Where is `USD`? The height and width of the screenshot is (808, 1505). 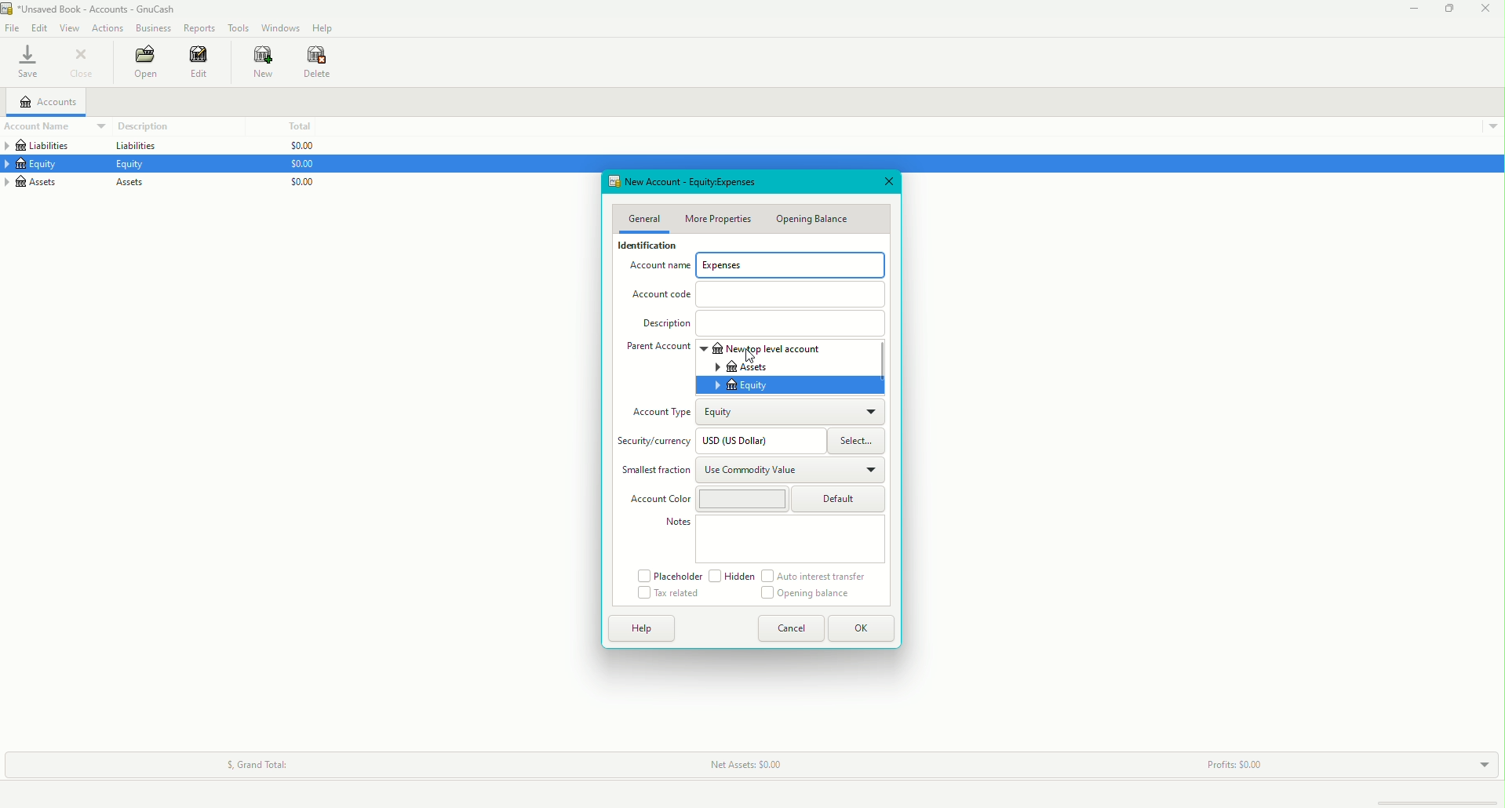 USD is located at coordinates (756, 439).